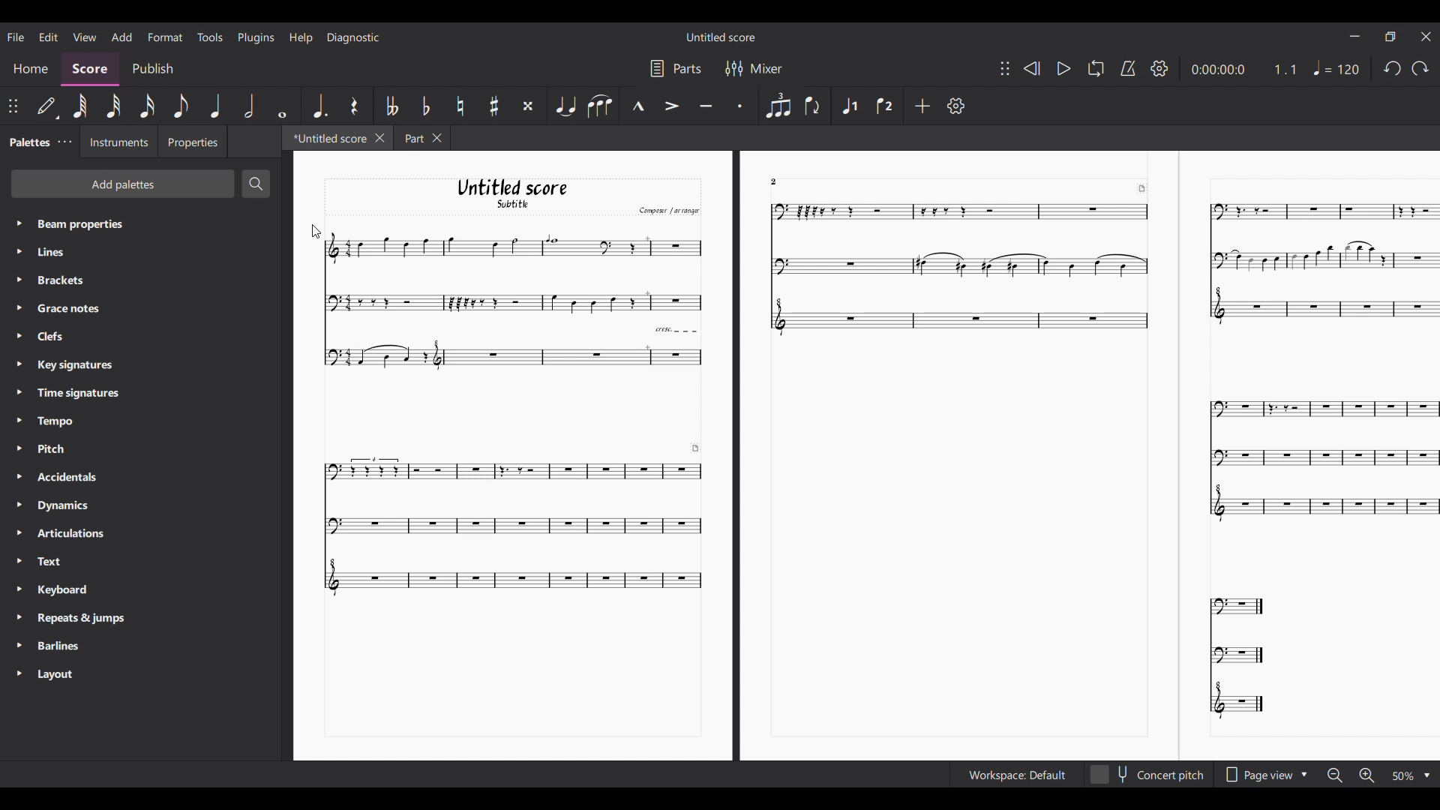 The image size is (1440, 810). I want to click on , so click(1323, 304).